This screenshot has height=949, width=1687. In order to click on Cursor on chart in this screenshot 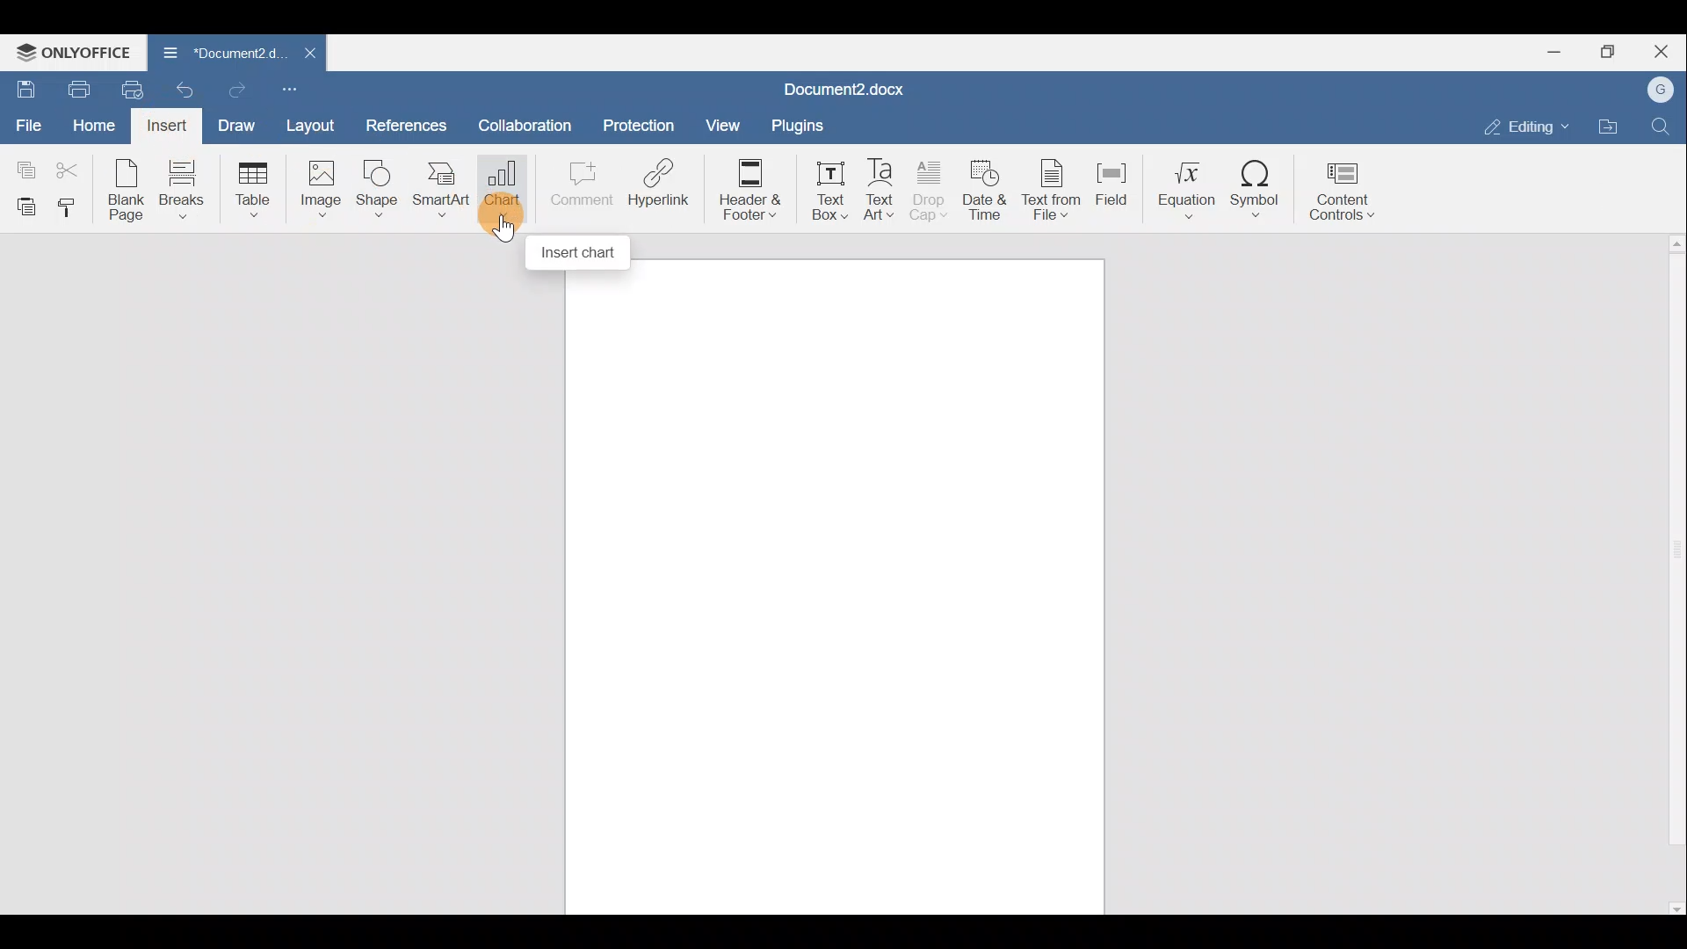, I will do `click(499, 216)`.